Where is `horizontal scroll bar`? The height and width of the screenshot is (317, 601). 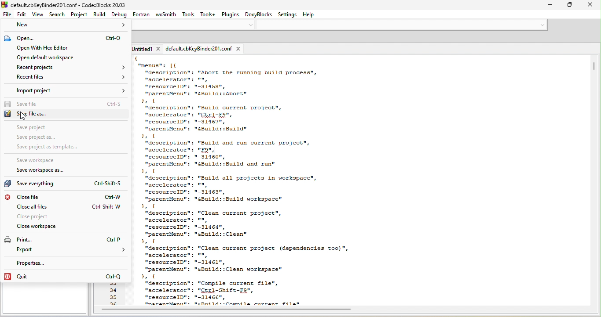
horizontal scroll bar is located at coordinates (226, 310).